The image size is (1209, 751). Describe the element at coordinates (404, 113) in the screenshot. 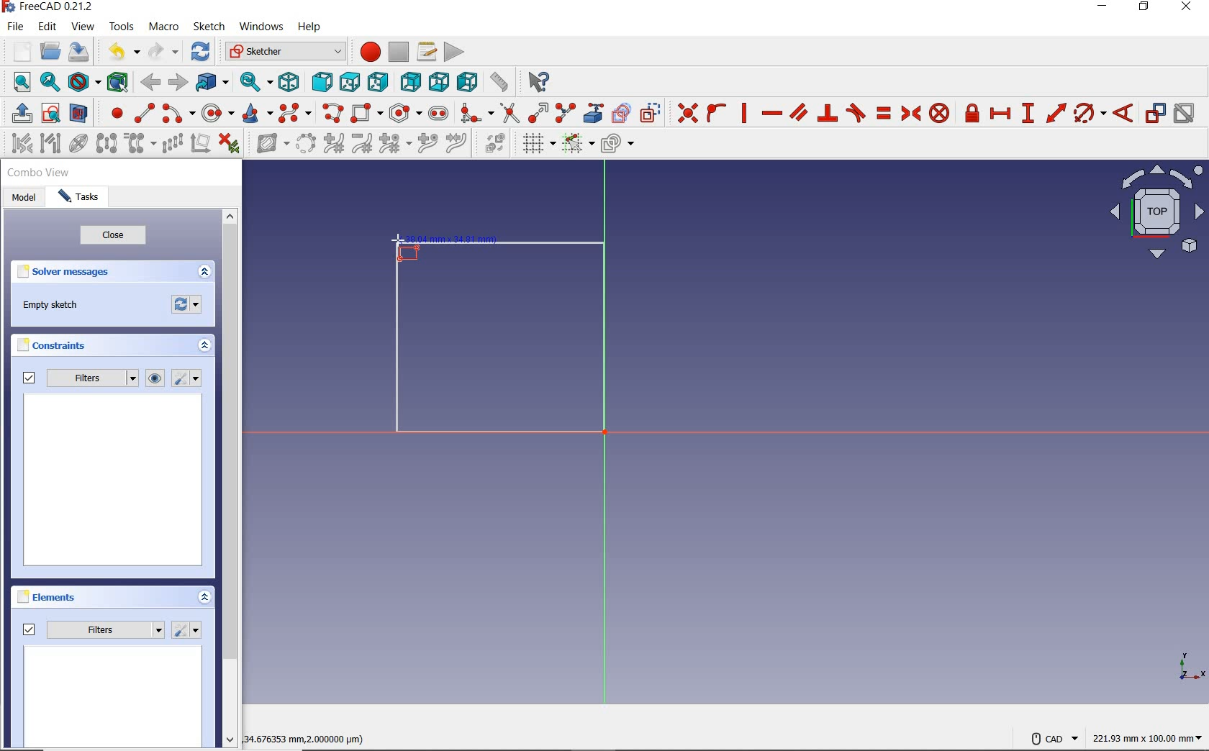

I see `create regular polygon` at that location.